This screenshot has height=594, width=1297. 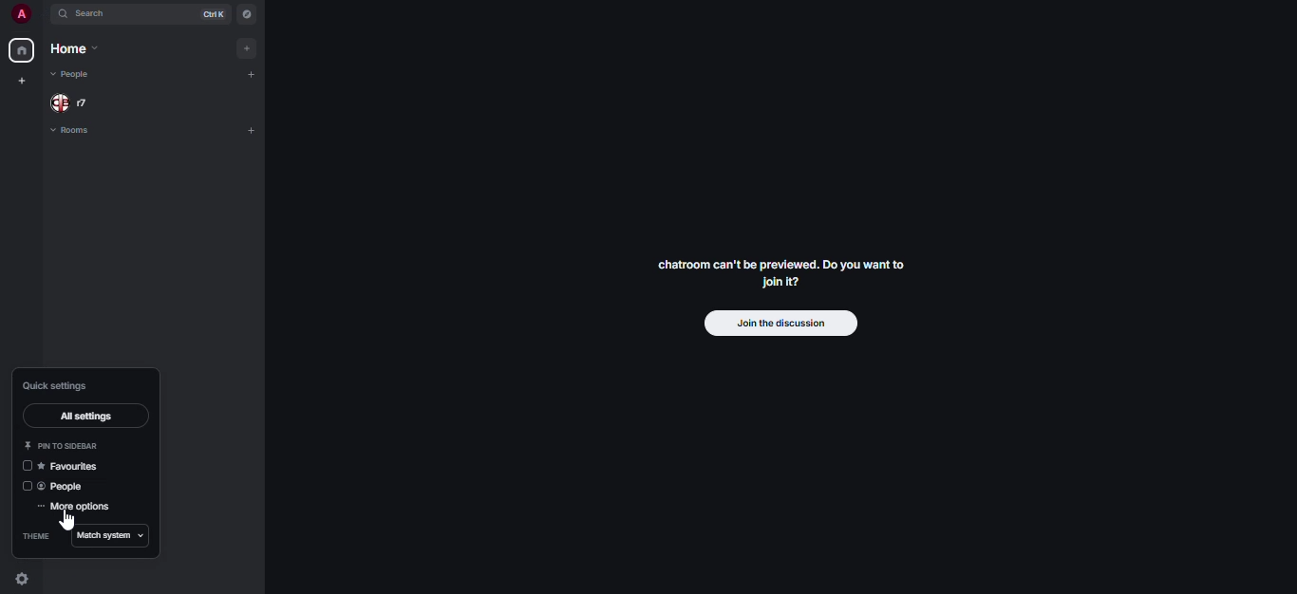 I want to click on add, so click(x=248, y=48).